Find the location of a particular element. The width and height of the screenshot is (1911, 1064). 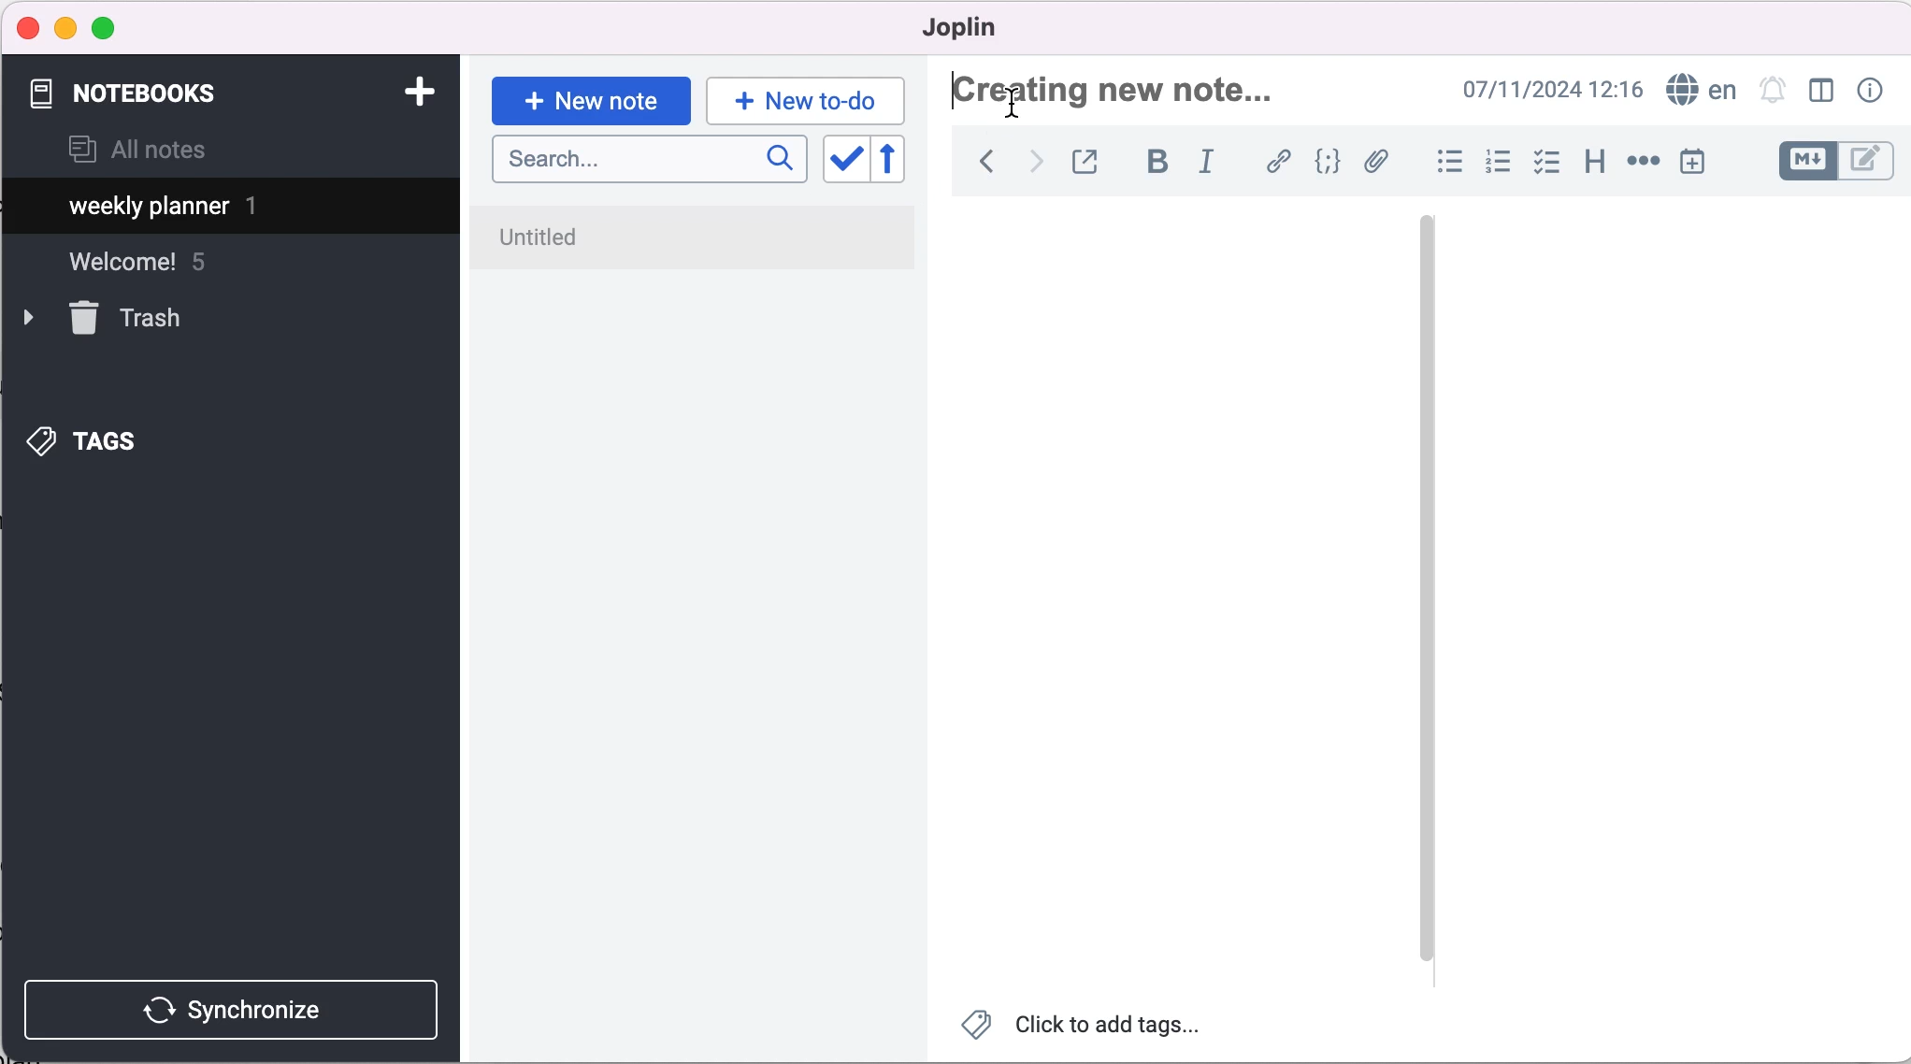

07/11/2024 09:03 is located at coordinates (1549, 90).